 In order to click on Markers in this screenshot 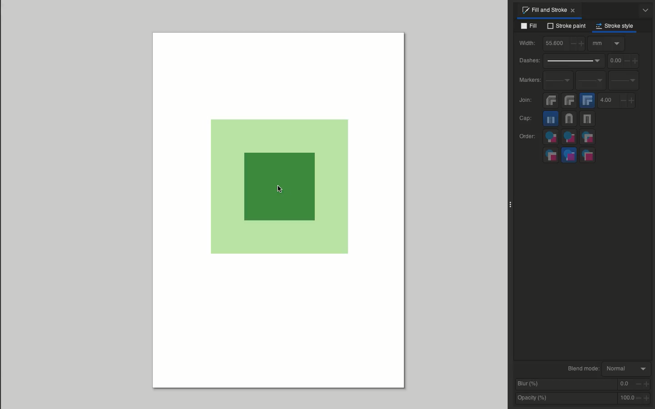, I will do `click(529, 80)`.